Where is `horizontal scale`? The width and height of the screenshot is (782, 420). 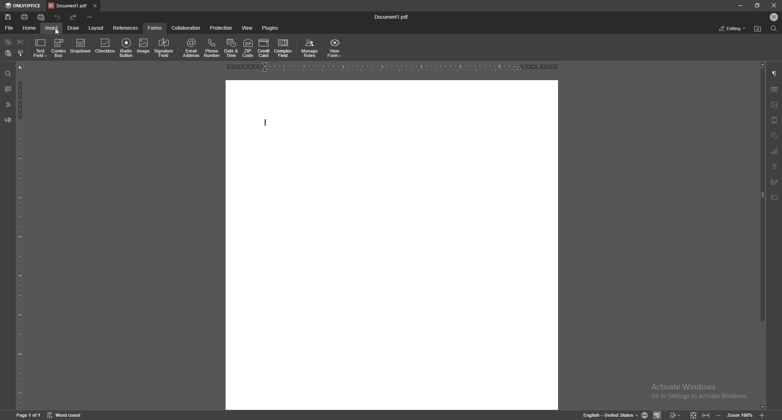
horizontal scale is located at coordinates (392, 67).